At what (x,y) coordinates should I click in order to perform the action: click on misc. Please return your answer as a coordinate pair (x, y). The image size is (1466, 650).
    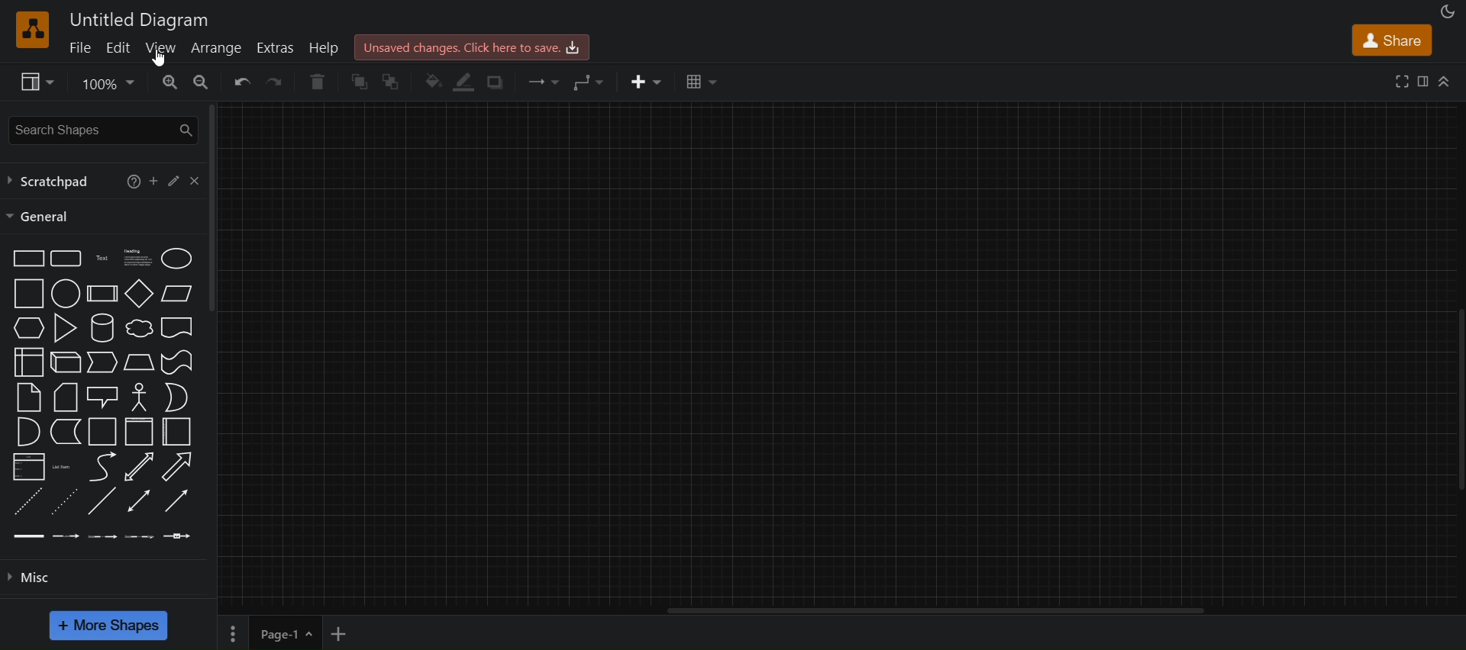
    Looking at the image, I should click on (107, 580).